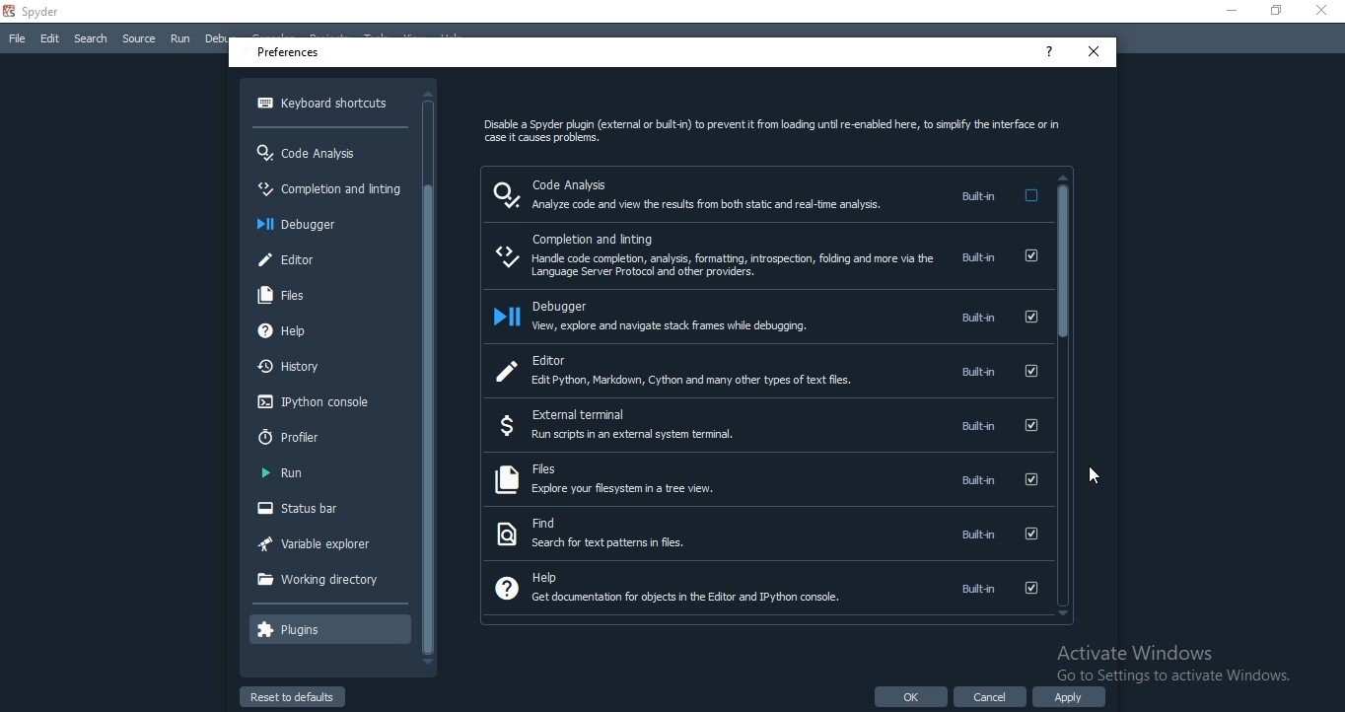 The height and width of the screenshot is (712, 1345). I want to click on status bar, so click(325, 510).